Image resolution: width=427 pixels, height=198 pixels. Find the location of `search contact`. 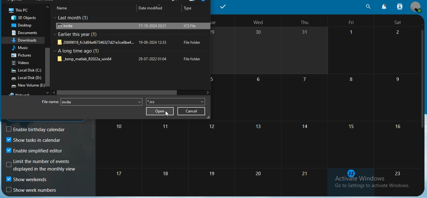

search contact is located at coordinates (399, 6).